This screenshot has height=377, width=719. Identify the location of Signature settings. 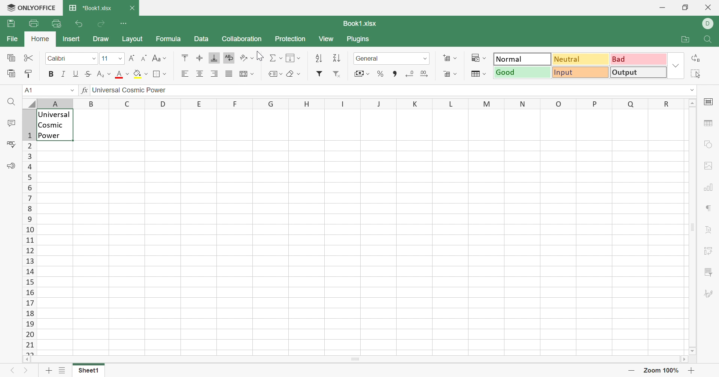
(710, 294).